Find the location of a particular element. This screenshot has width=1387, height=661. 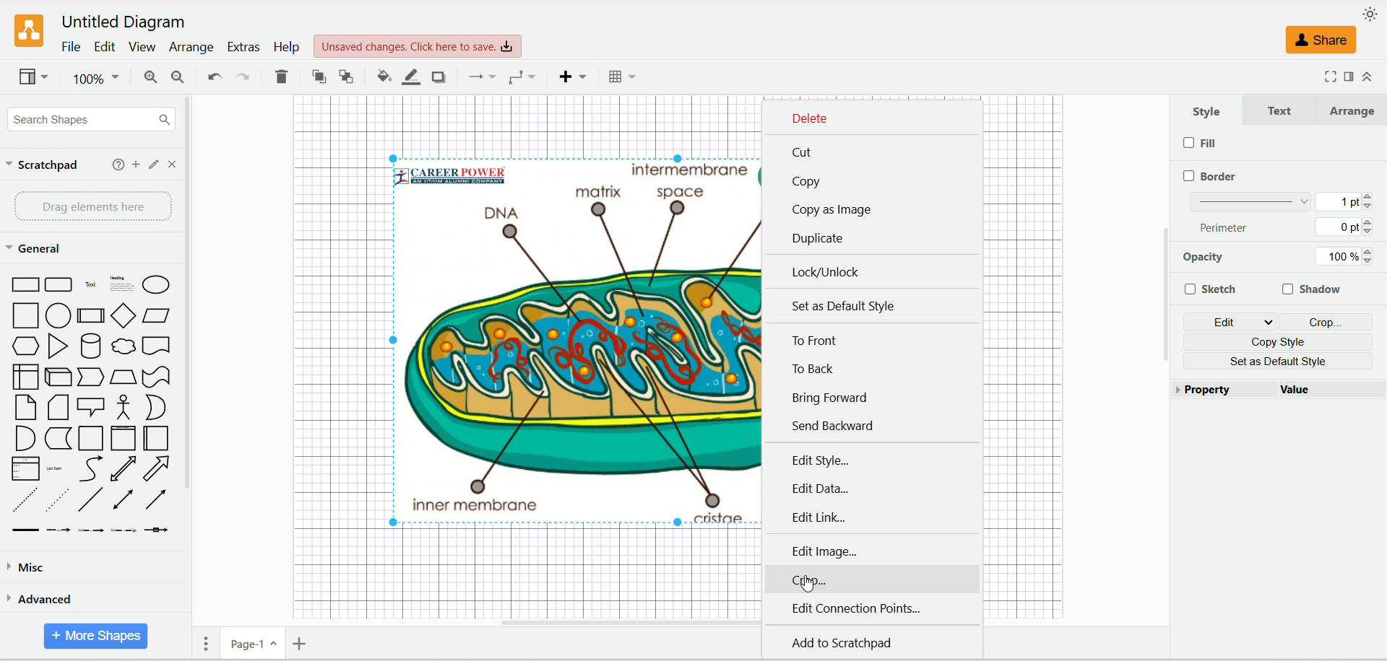

Thought Bubble is located at coordinates (123, 347).